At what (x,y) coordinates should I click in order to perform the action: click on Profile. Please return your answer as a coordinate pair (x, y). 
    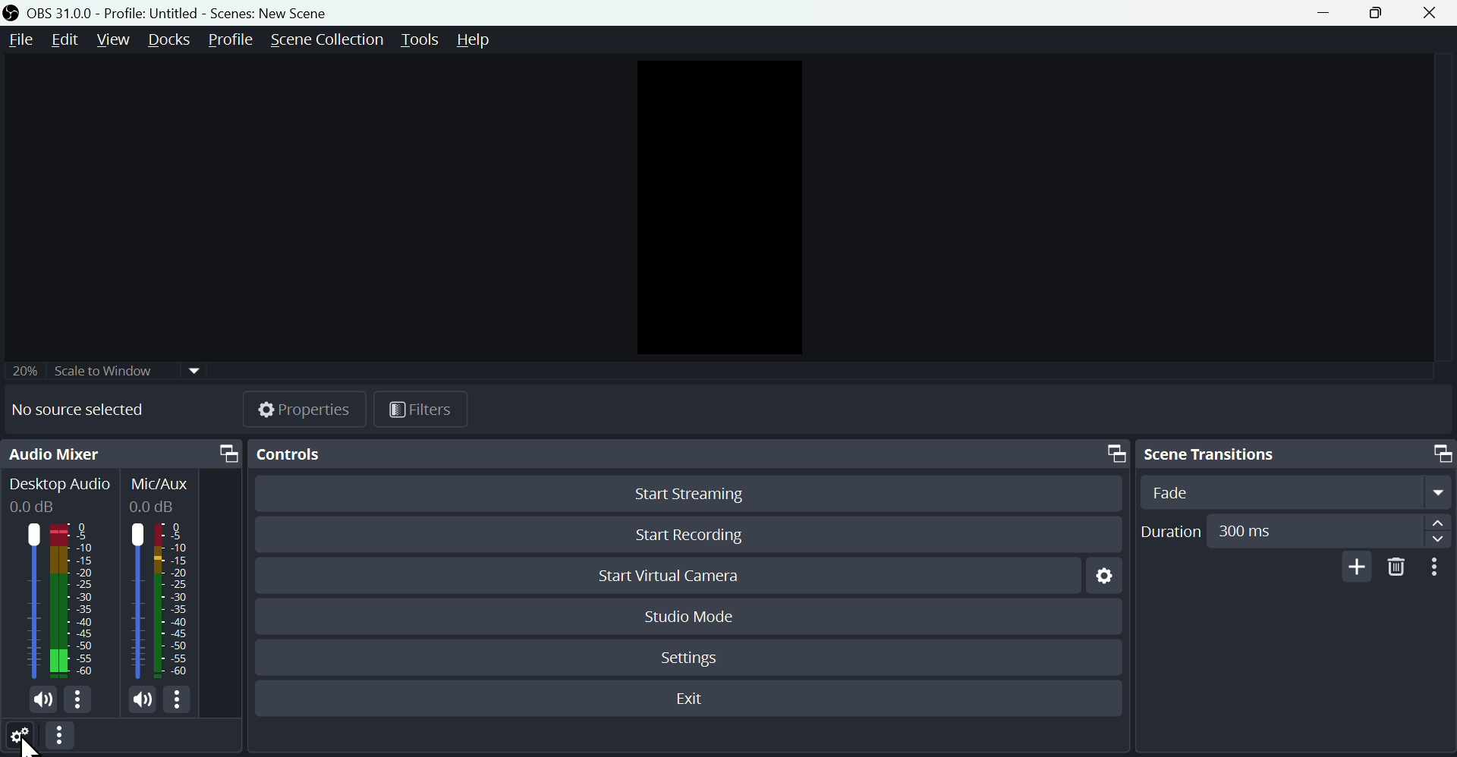
    Looking at the image, I should click on (229, 40).